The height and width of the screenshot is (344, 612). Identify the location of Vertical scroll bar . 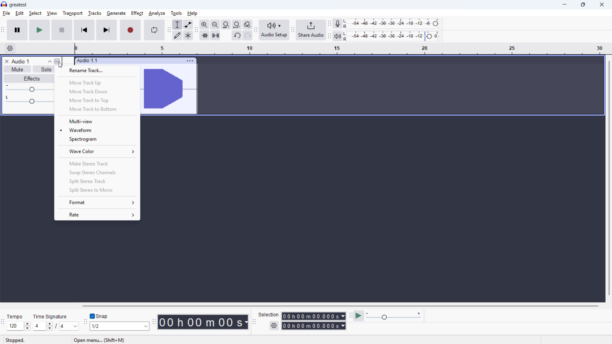
(609, 178).